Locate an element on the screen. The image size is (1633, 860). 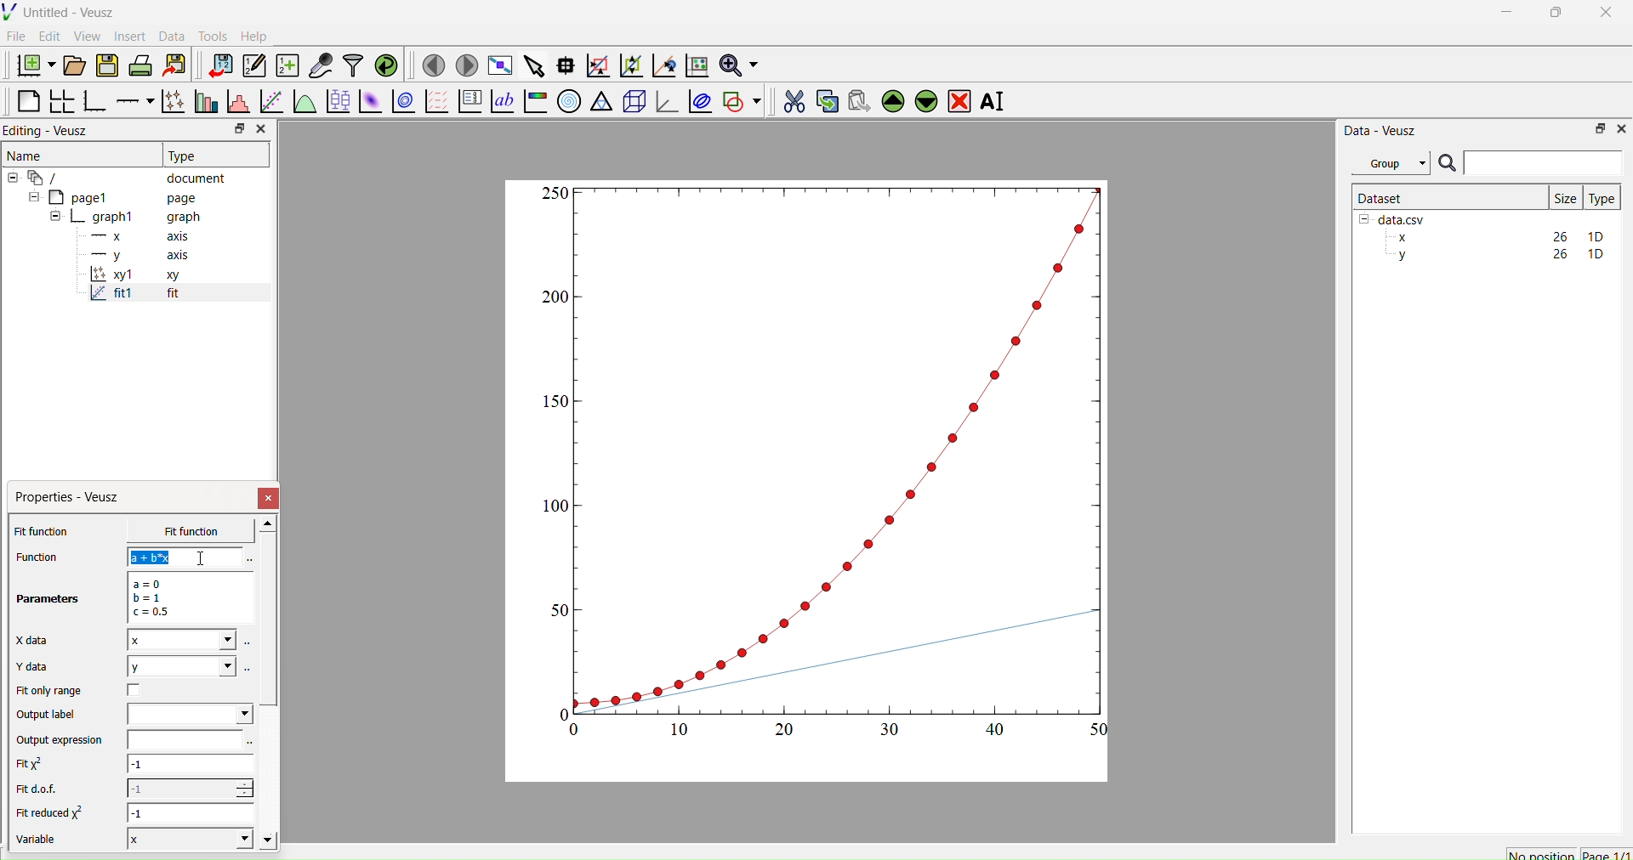
Fit dof. is located at coordinates (41, 790).